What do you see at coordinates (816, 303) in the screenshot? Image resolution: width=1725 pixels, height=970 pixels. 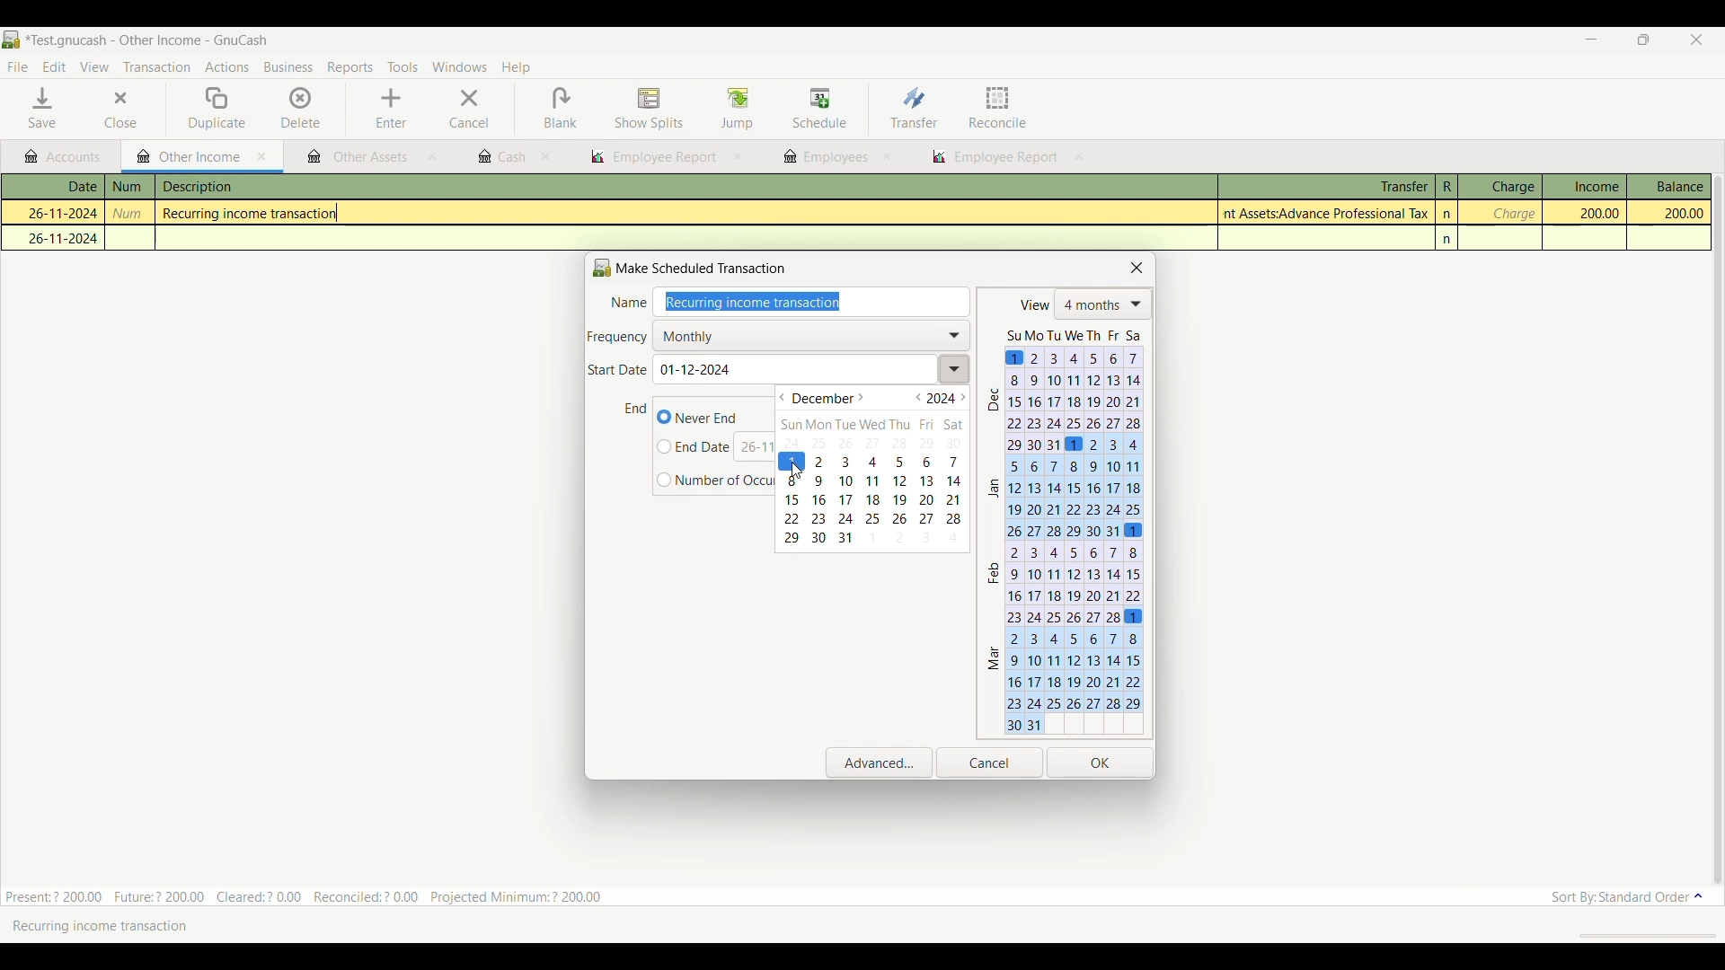 I see `Enter name of transaction` at bounding box center [816, 303].